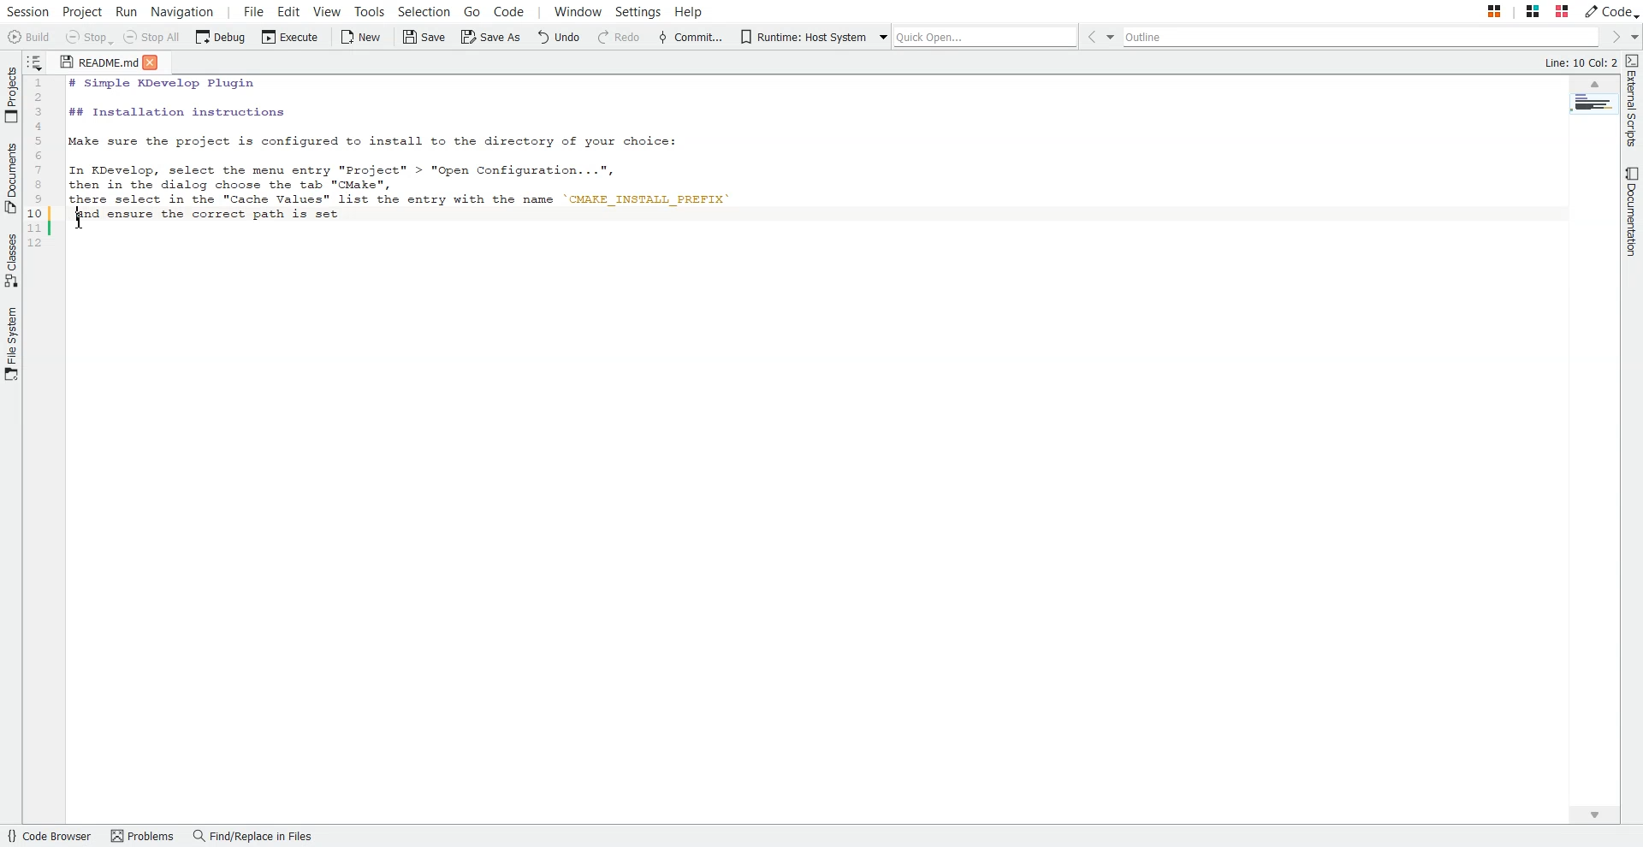 The width and height of the screenshot is (1643, 847). What do you see at coordinates (425, 10) in the screenshot?
I see `Selection` at bounding box center [425, 10].